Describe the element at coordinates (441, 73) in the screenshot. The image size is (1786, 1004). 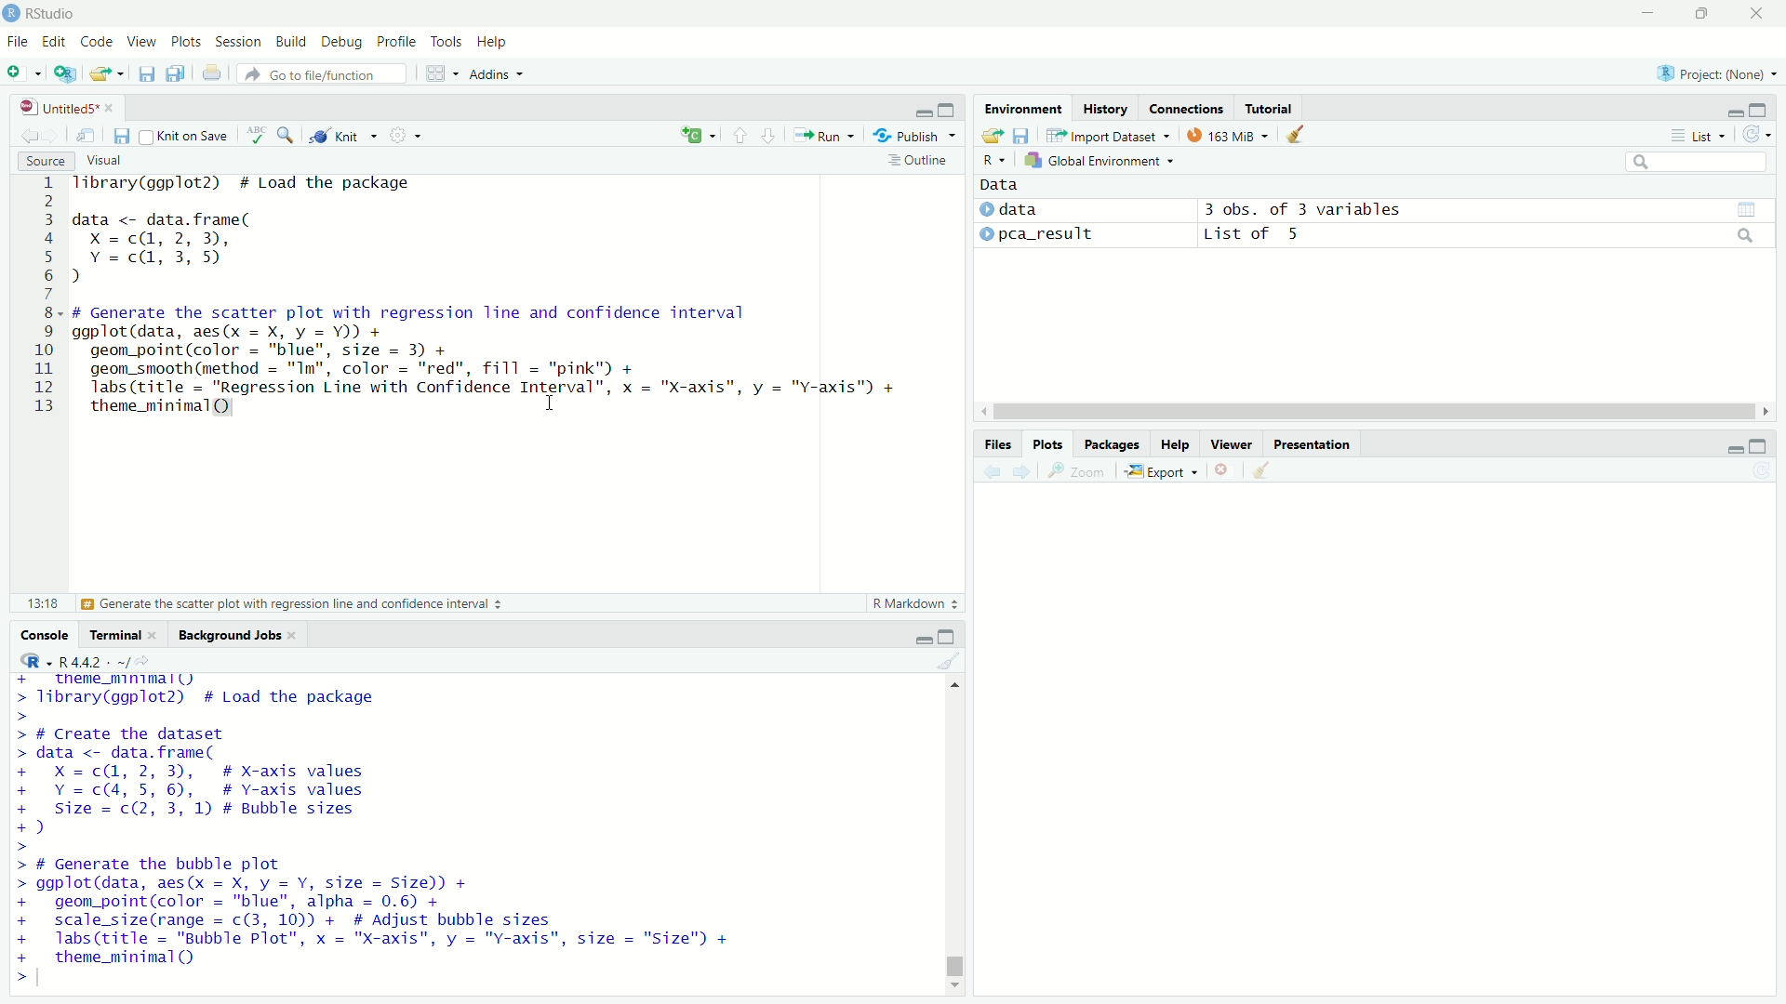
I see `Workspace panes` at that location.